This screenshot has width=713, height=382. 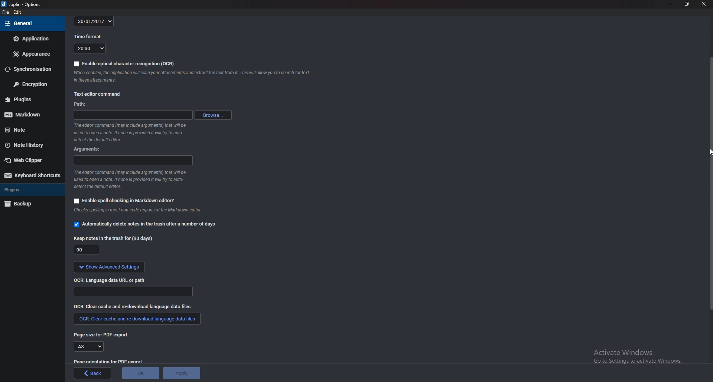 What do you see at coordinates (134, 161) in the screenshot?
I see `Arguments` at bounding box center [134, 161].